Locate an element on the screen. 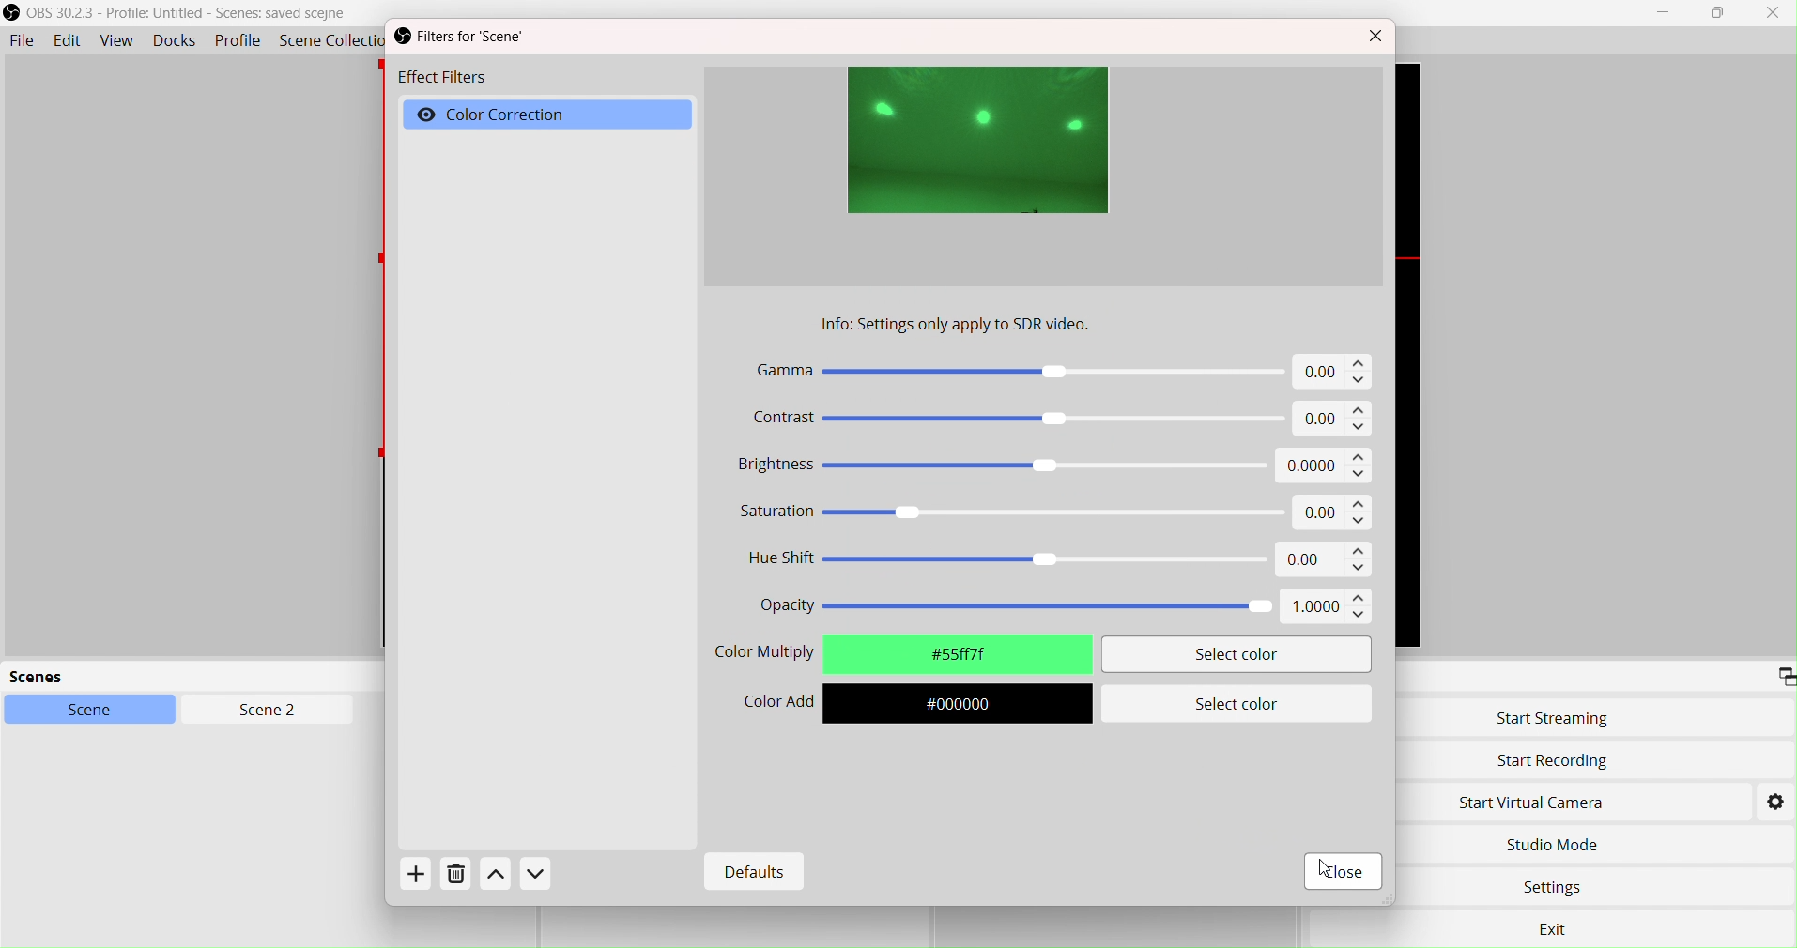 The image size is (1797, 948). 0.00 is located at coordinates (1329, 558).